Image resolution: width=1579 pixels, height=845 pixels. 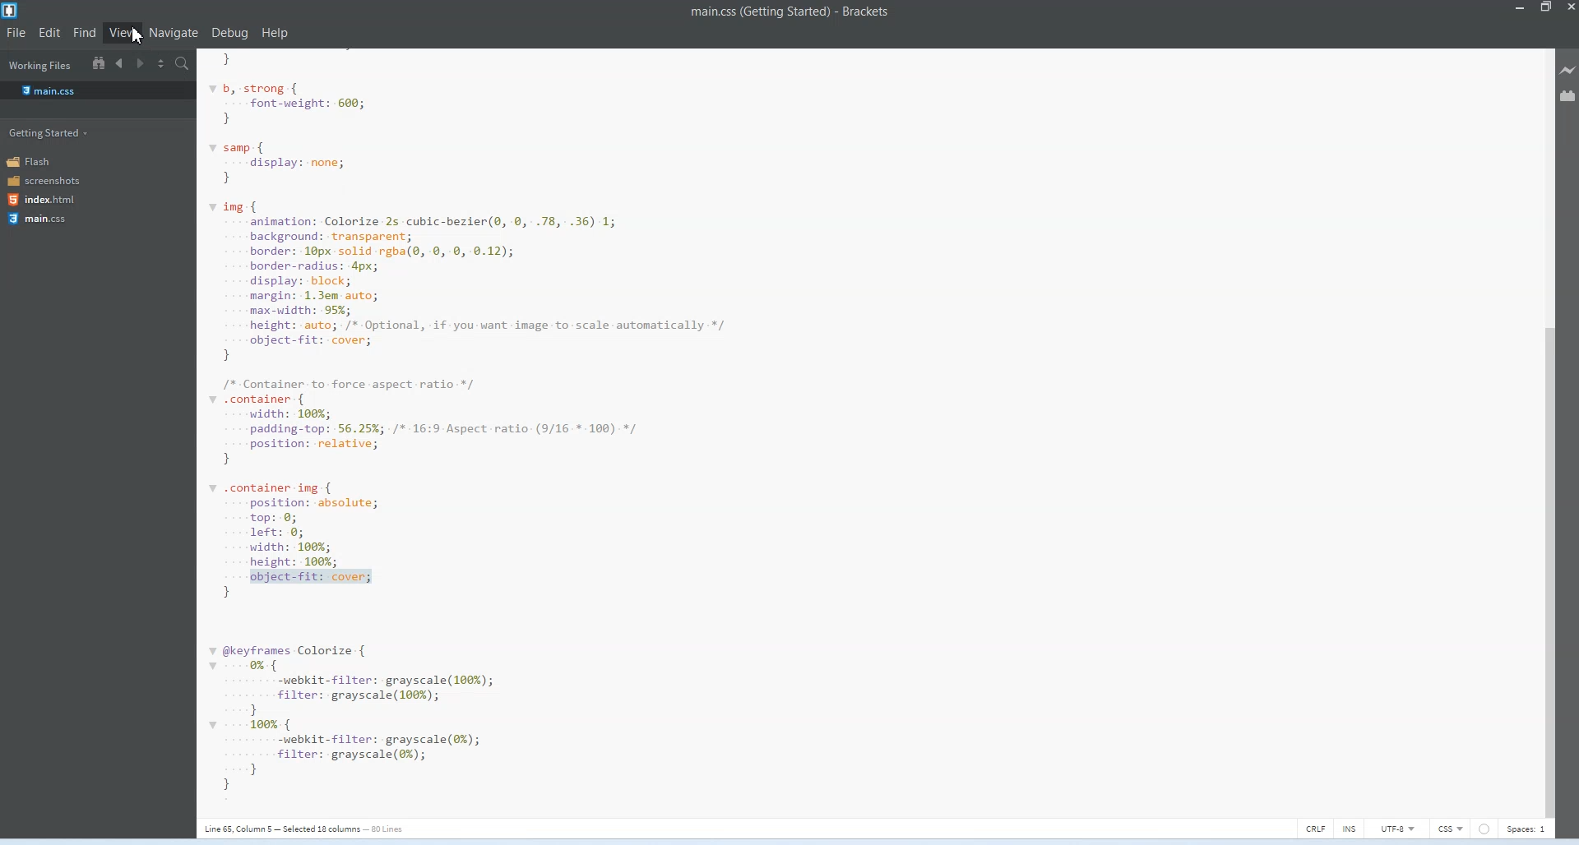 What do you see at coordinates (139, 63) in the screenshot?
I see `Navigate Forwards` at bounding box center [139, 63].